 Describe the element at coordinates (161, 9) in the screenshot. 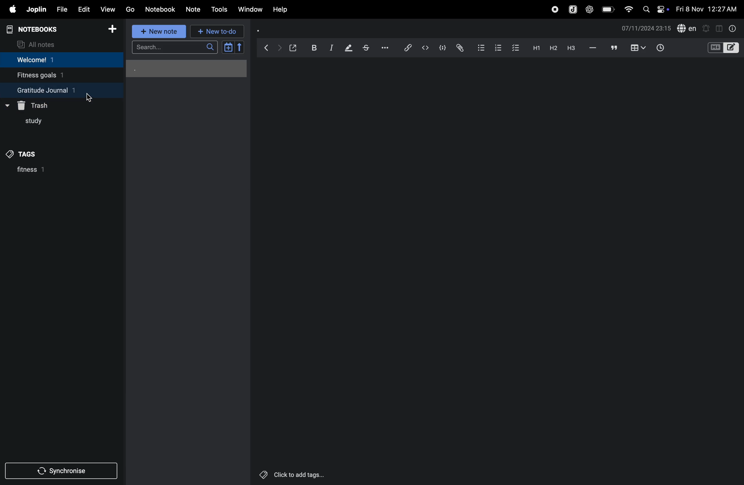

I see `notebook` at that location.